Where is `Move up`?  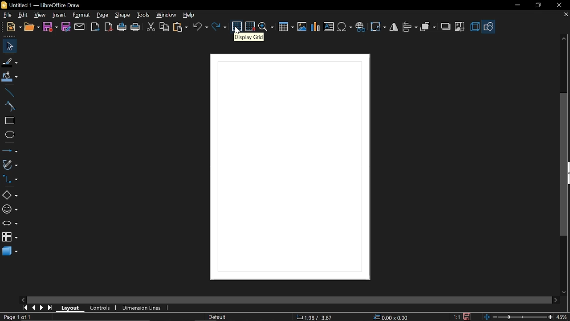
Move up is located at coordinates (564, 39).